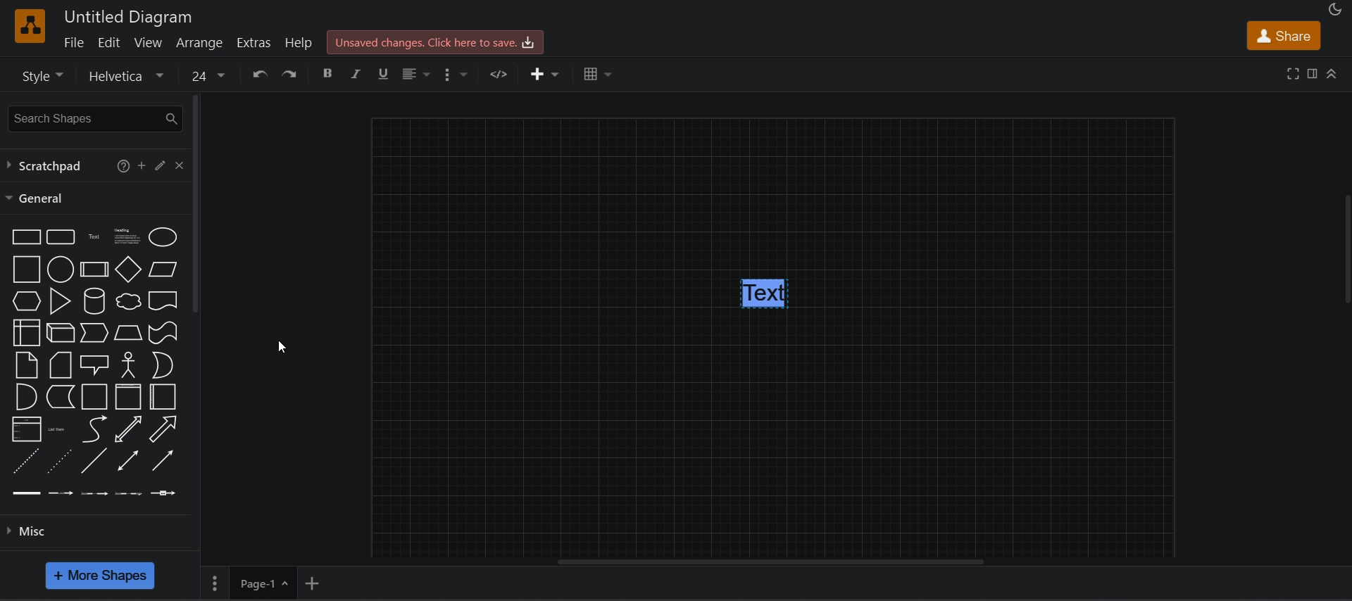  What do you see at coordinates (94, 494) in the screenshot?
I see `Connector with 2 labels` at bounding box center [94, 494].